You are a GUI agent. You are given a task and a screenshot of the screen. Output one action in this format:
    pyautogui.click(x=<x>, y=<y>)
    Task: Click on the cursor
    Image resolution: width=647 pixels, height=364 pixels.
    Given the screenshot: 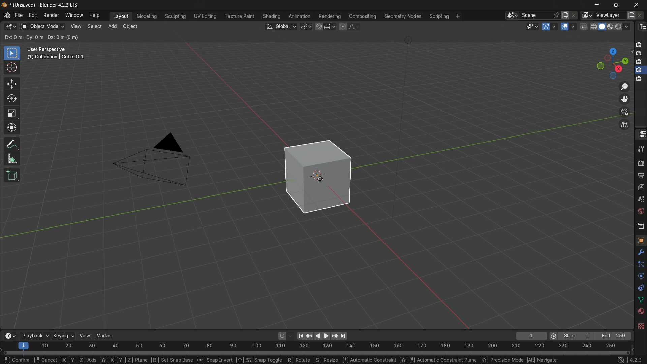 What is the action you would take?
    pyautogui.click(x=12, y=68)
    